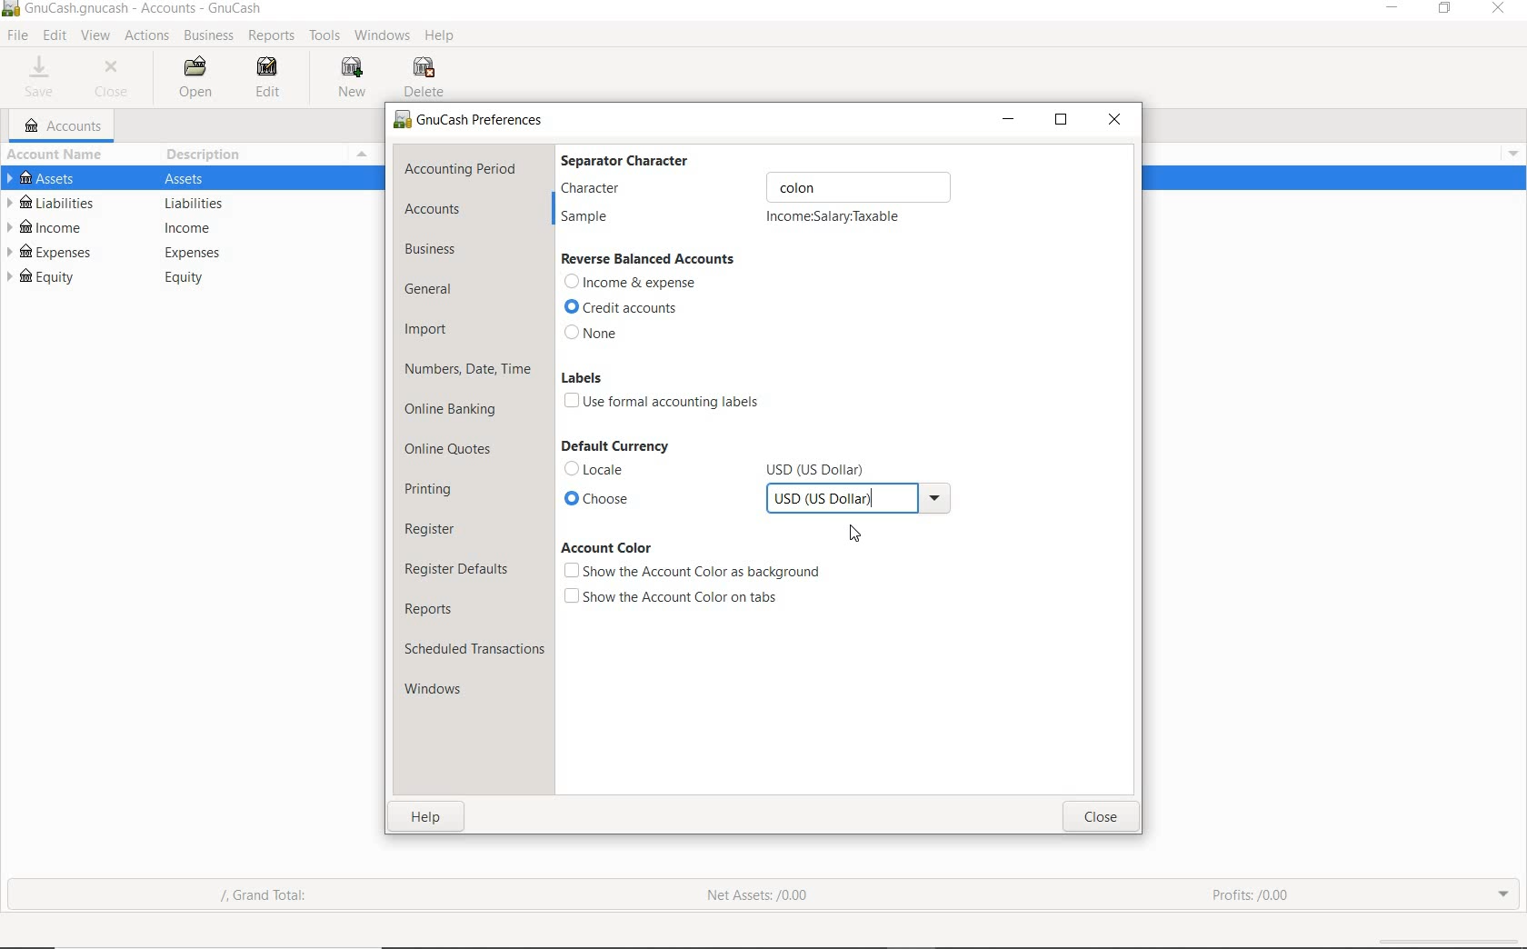 The height and width of the screenshot is (949, 1527). What do you see at coordinates (434, 208) in the screenshot?
I see `accounts` at bounding box center [434, 208].